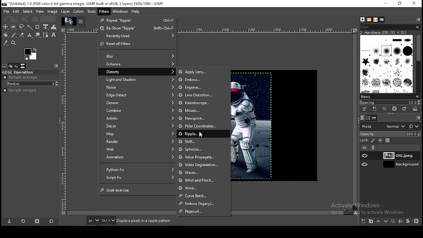 Image resolution: width=423 pixels, height=238 pixels. Describe the element at coordinates (139, 141) in the screenshot. I see `render` at that location.